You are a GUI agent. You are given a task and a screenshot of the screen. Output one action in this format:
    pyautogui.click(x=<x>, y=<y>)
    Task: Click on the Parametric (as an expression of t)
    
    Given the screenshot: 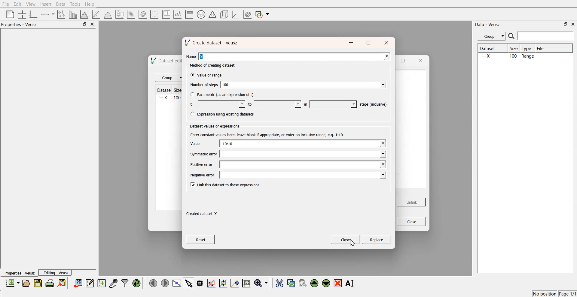 What is the action you would take?
    pyautogui.click(x=226, y=95)
    